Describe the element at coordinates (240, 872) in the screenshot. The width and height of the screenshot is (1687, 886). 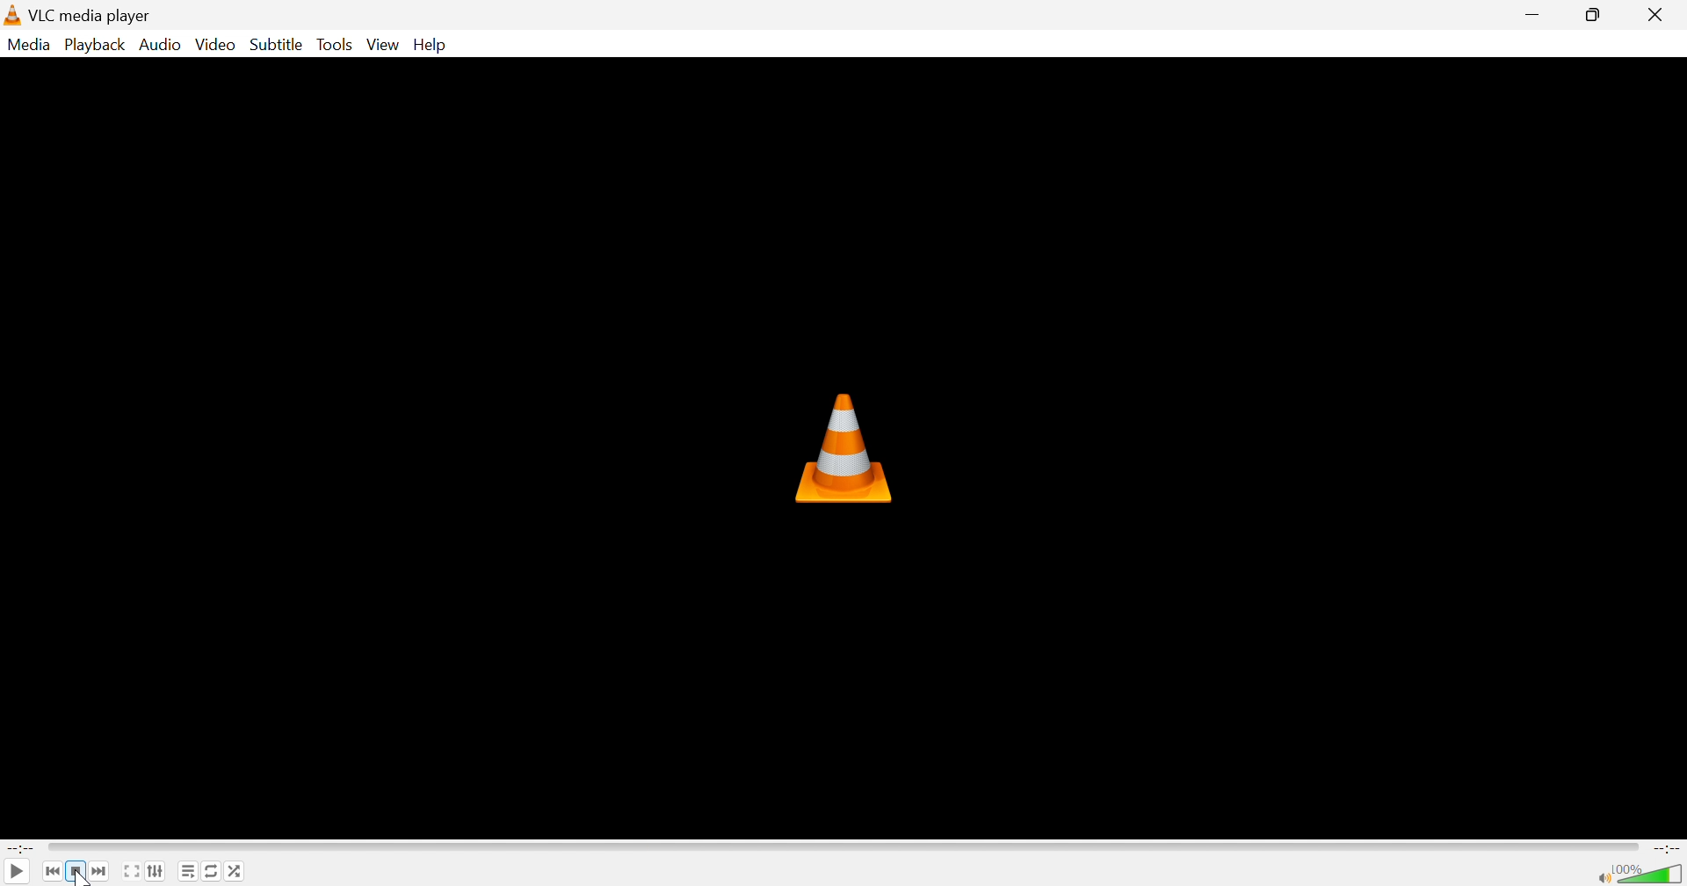
I see `Random` at that location.